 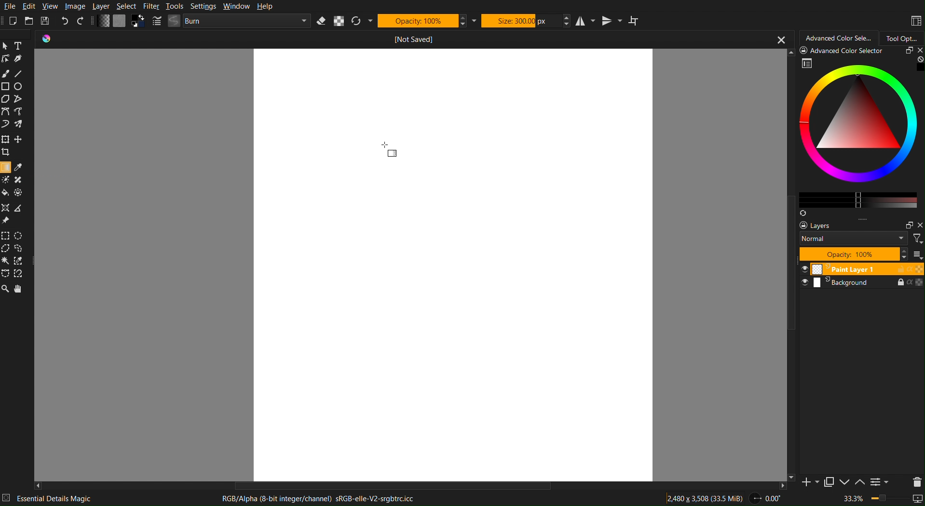 What do you see at coordinates (151, 6) in the screenshot?
I see `Filter` at bounding box center [151, 6].